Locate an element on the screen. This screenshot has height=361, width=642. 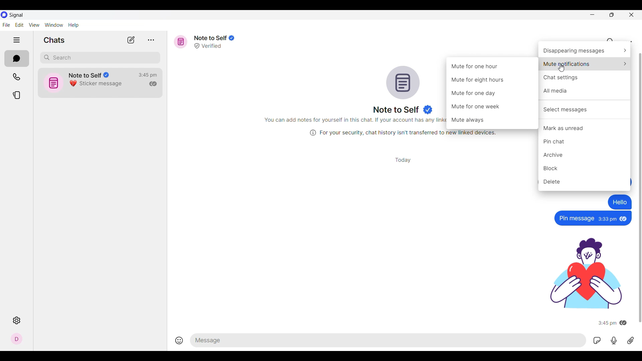
Disappearing message options is located at coordinates (584, 50).